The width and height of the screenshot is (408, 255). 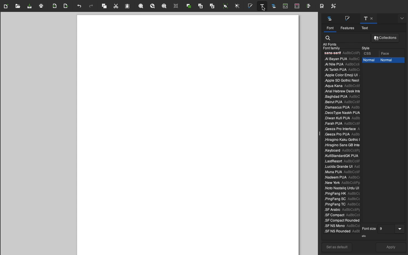 What do you see at coordinates (401, 19) in the screenshot?
I see `Dropdown` at bounding box center [401, 19].